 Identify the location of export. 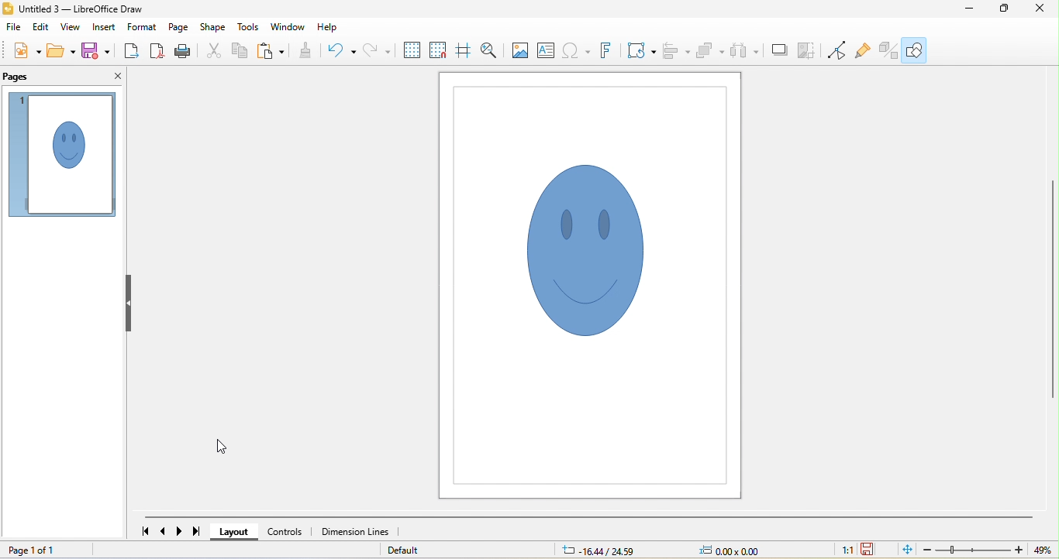
(133, 50).